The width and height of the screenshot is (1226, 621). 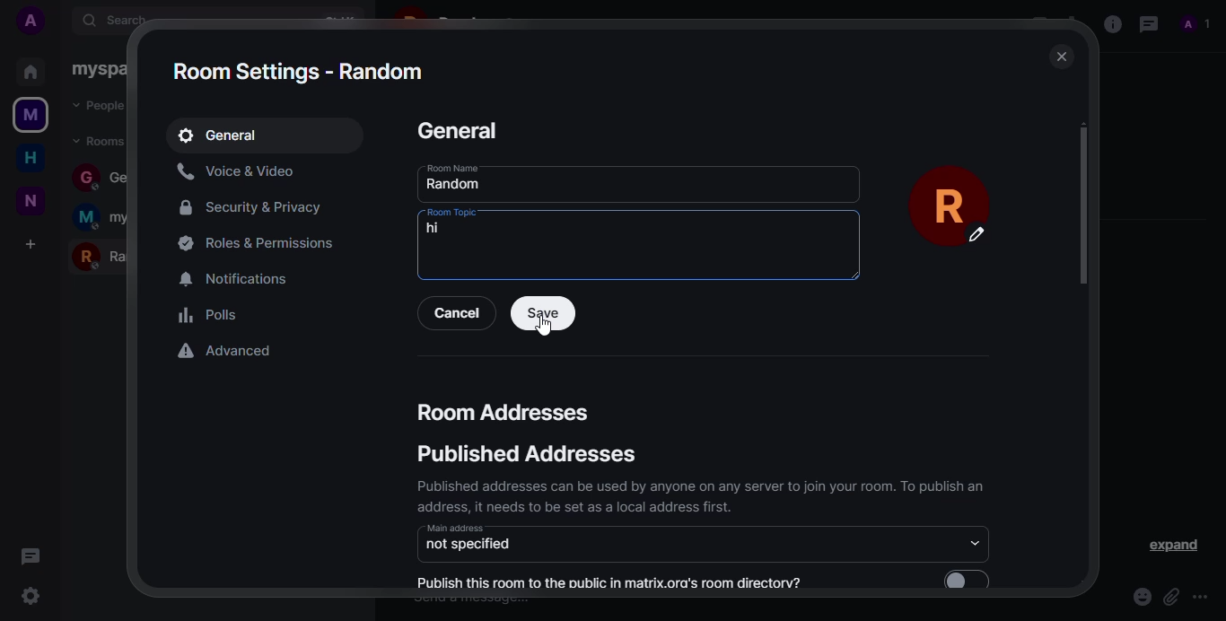 What do you see at coordinates (449, 167) in the screenshot?
I see `room name` at bounding box center [449, 167].